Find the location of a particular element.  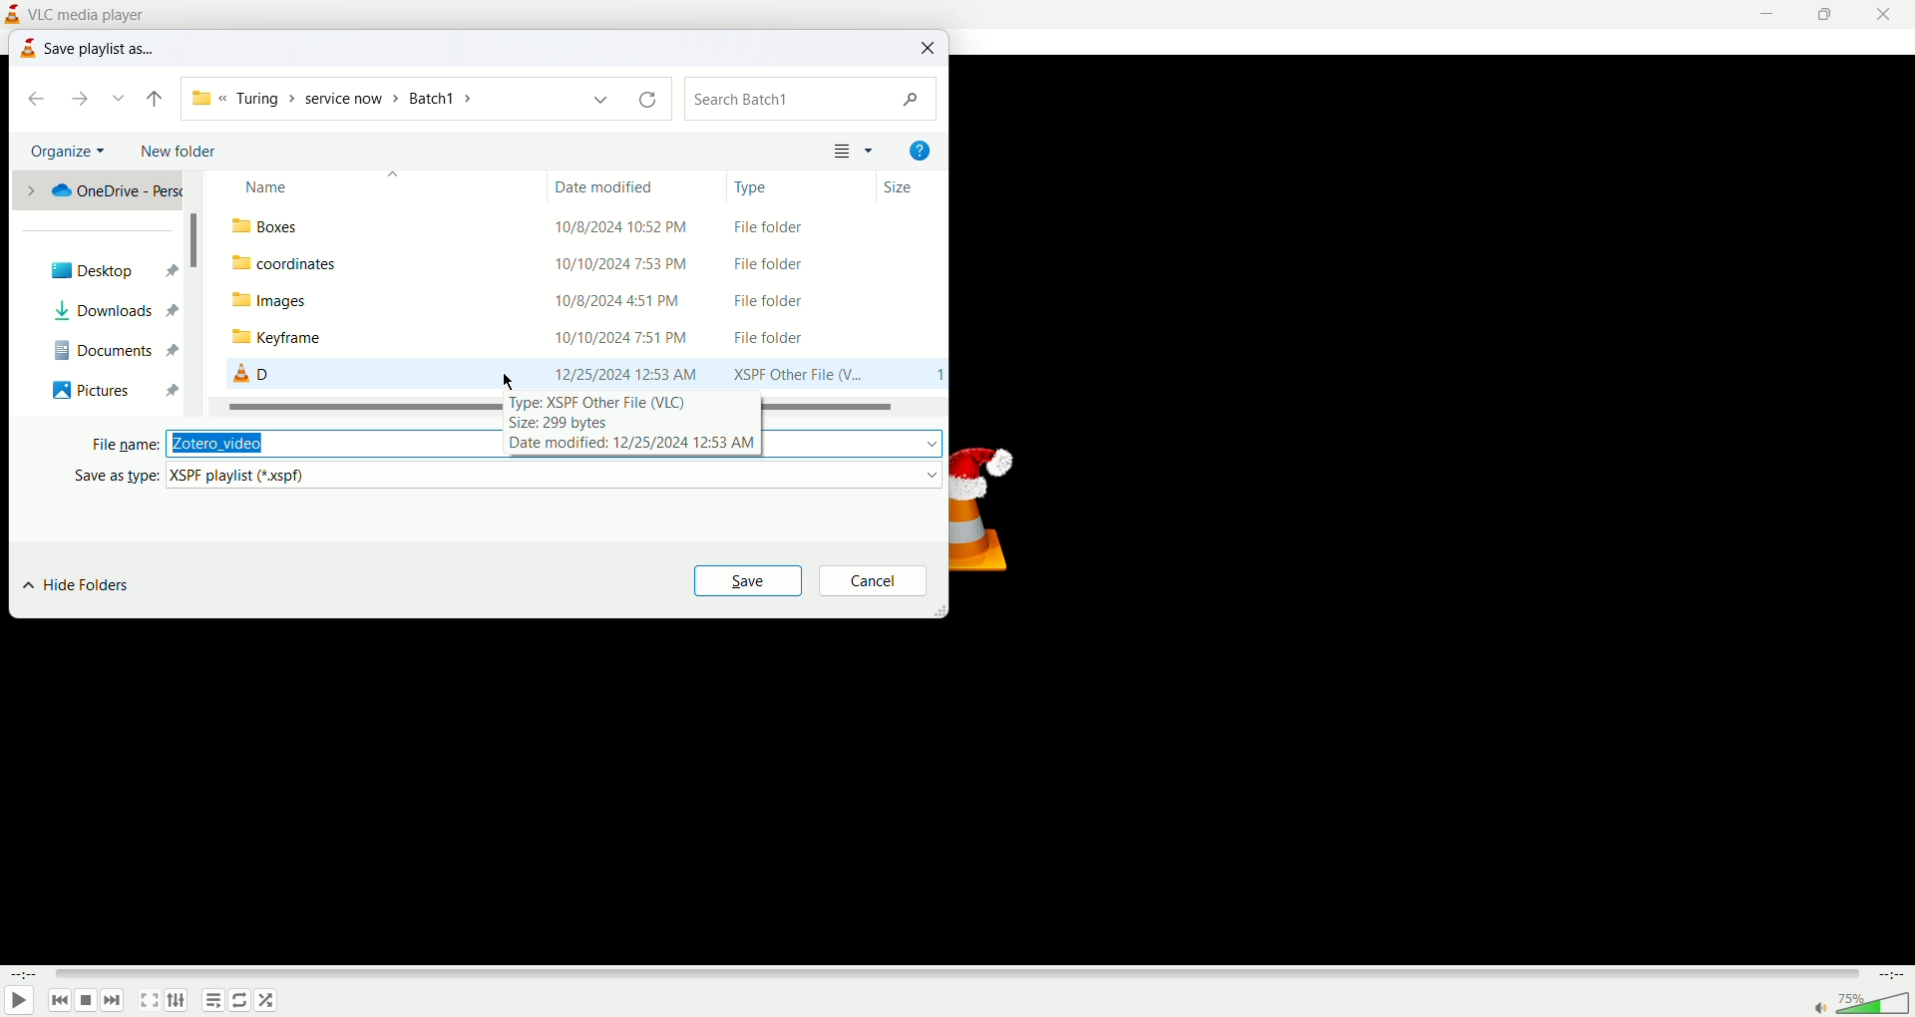

maximize is located at coordinates (1832, 14).